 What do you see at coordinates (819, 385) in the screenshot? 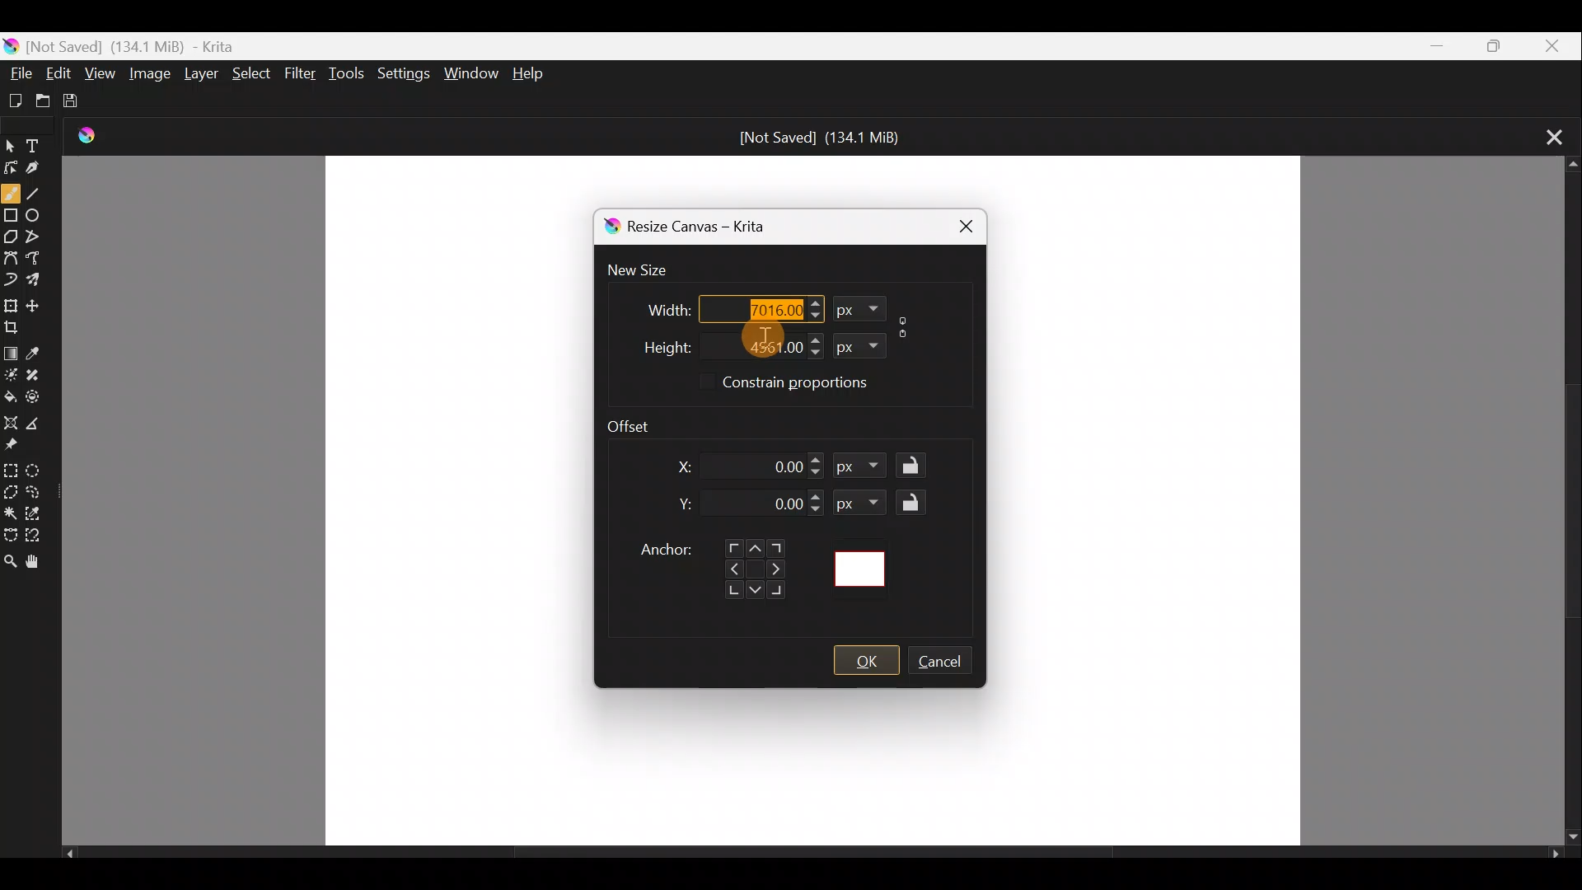
I see `Constrain proportions` at bounding box center [819, 385].